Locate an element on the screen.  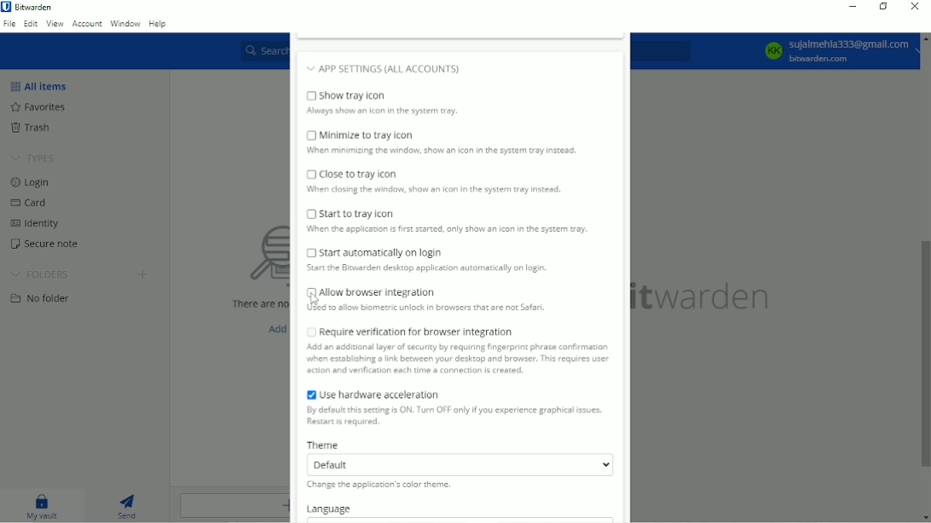
No folder is located at coordinates (42, 297).